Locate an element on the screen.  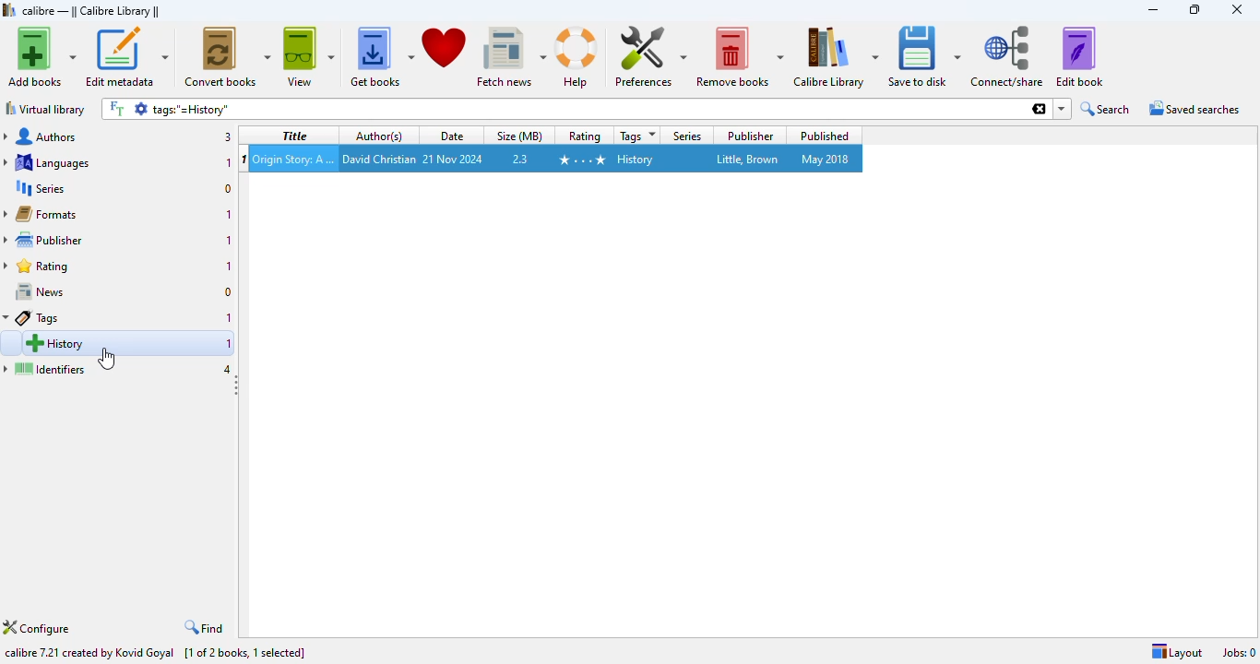
donate to support calibre is located at coordinates (445, 49).